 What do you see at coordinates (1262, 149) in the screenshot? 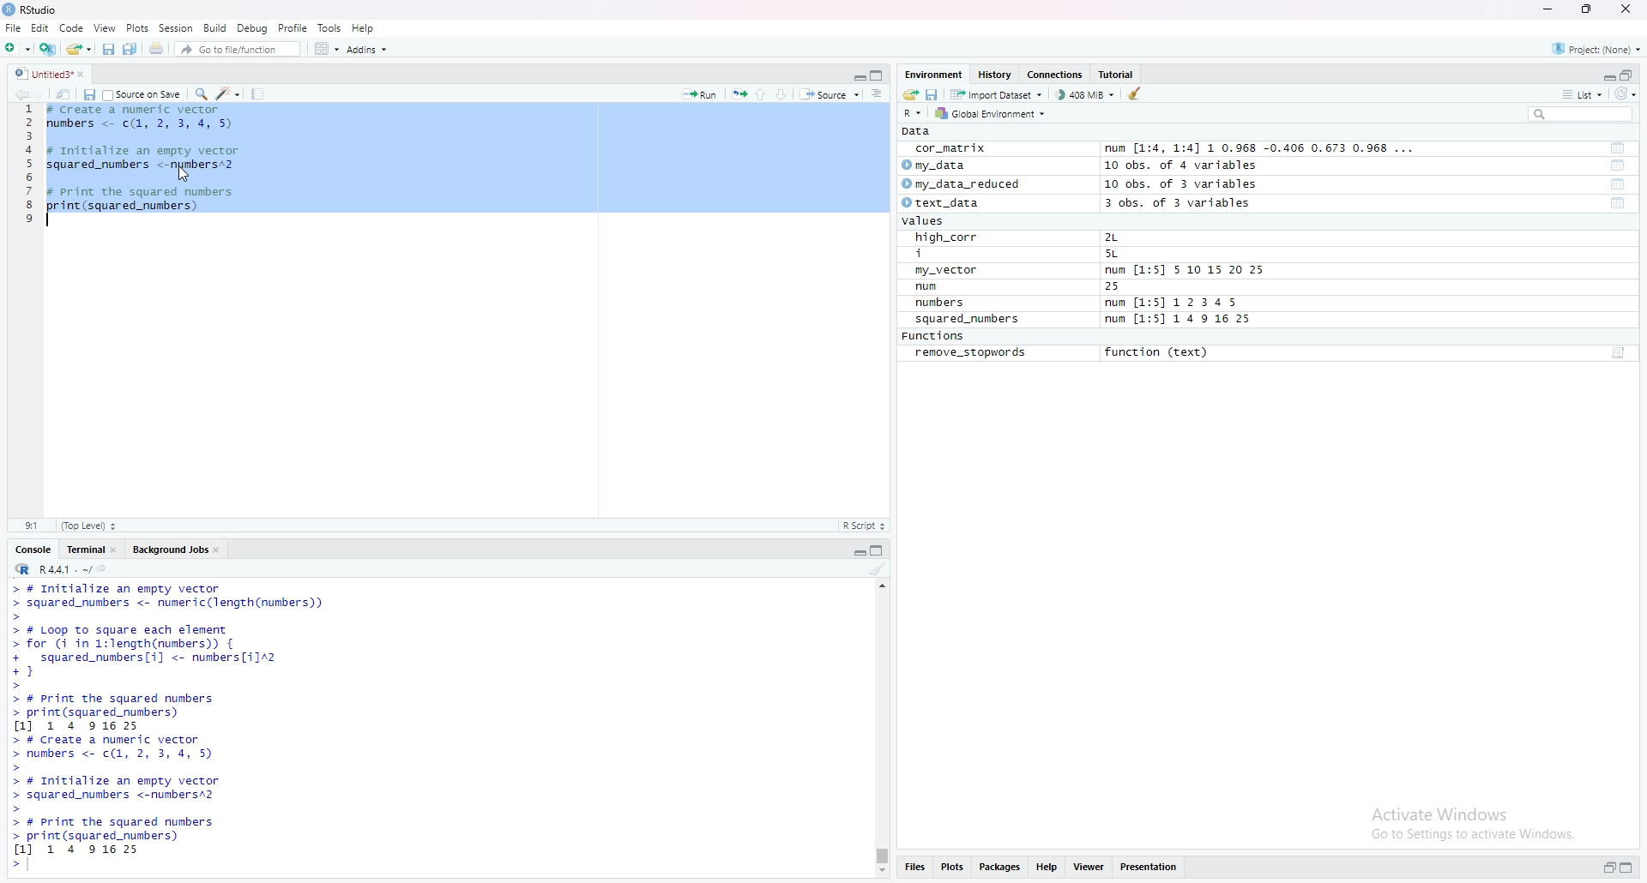
I see `num [1:4, 1:4] 1 0.968 -0.406 0.673 0.968 ...` at bounding box center [1262, 149].